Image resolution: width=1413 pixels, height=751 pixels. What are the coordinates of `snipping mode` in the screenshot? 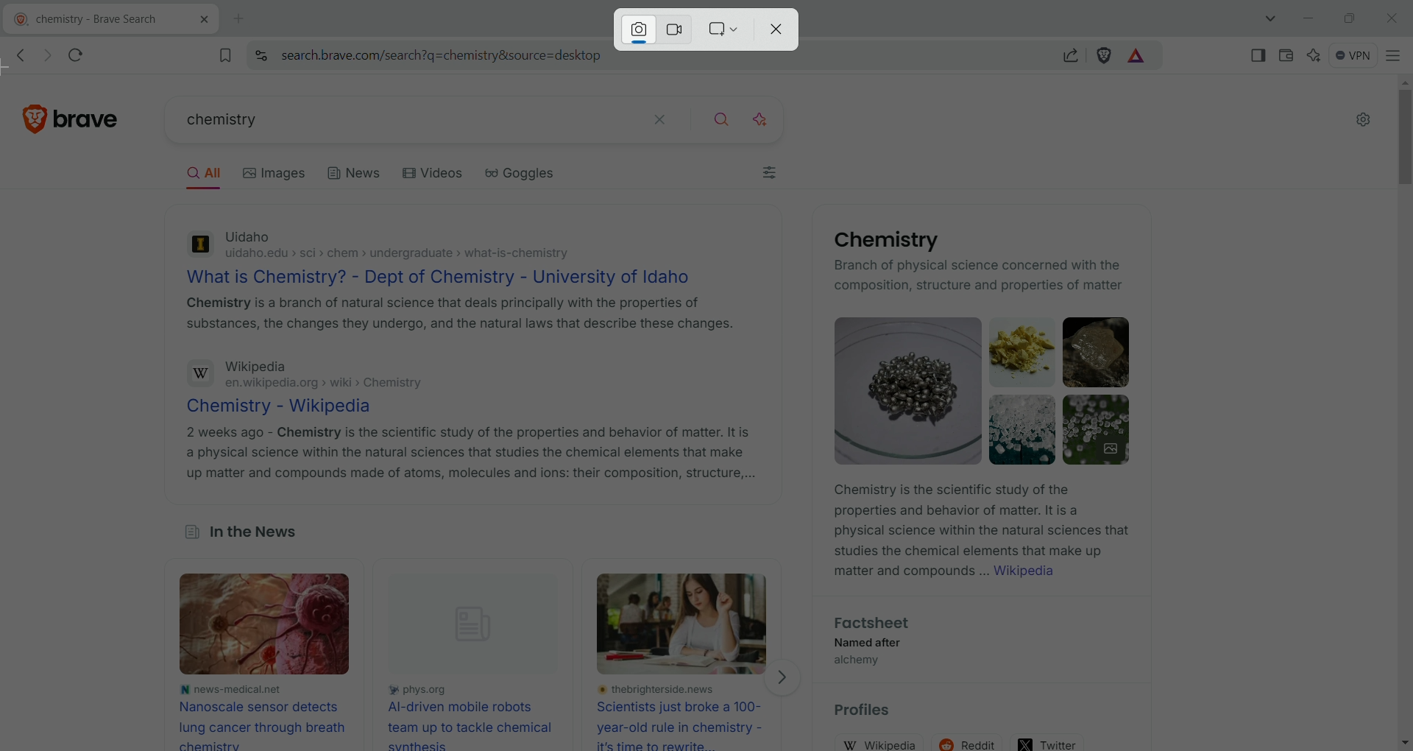 It's located at (723, 29).